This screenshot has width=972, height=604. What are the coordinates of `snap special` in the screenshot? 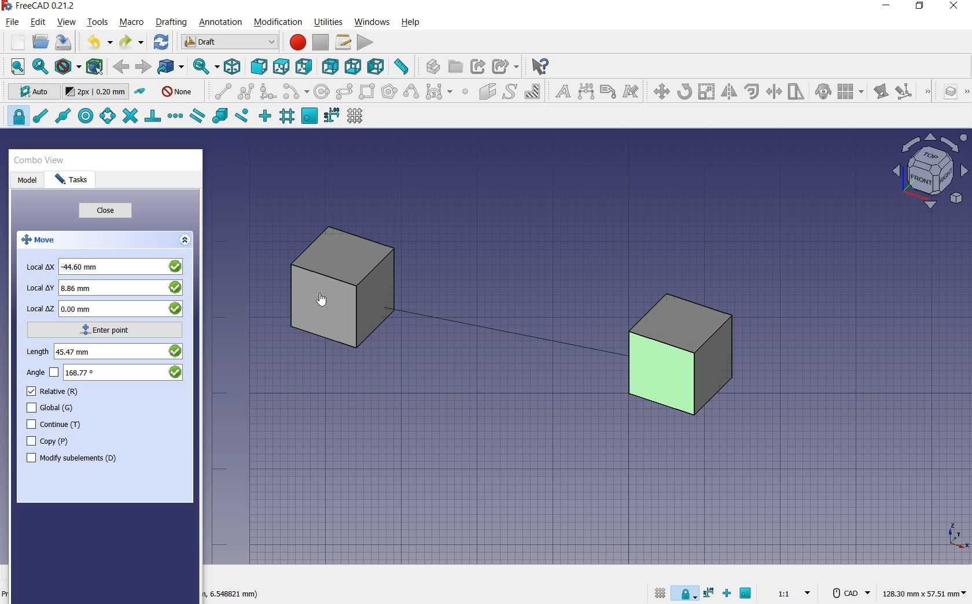 It's located at (220, 116).